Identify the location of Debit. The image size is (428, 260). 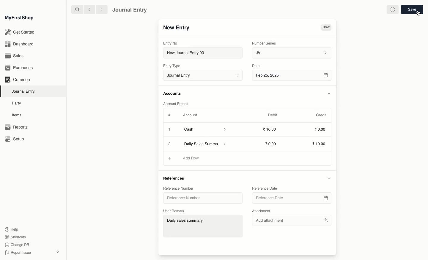
(273, 115).